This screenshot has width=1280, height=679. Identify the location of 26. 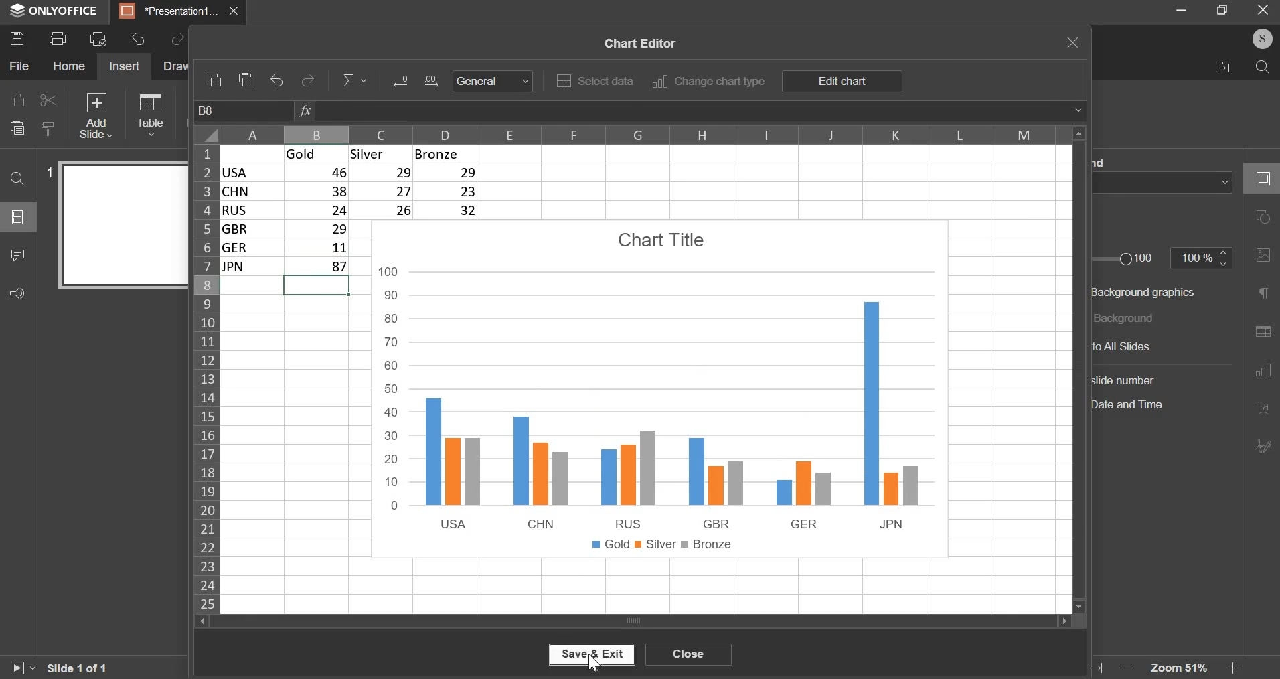
(385, 210).